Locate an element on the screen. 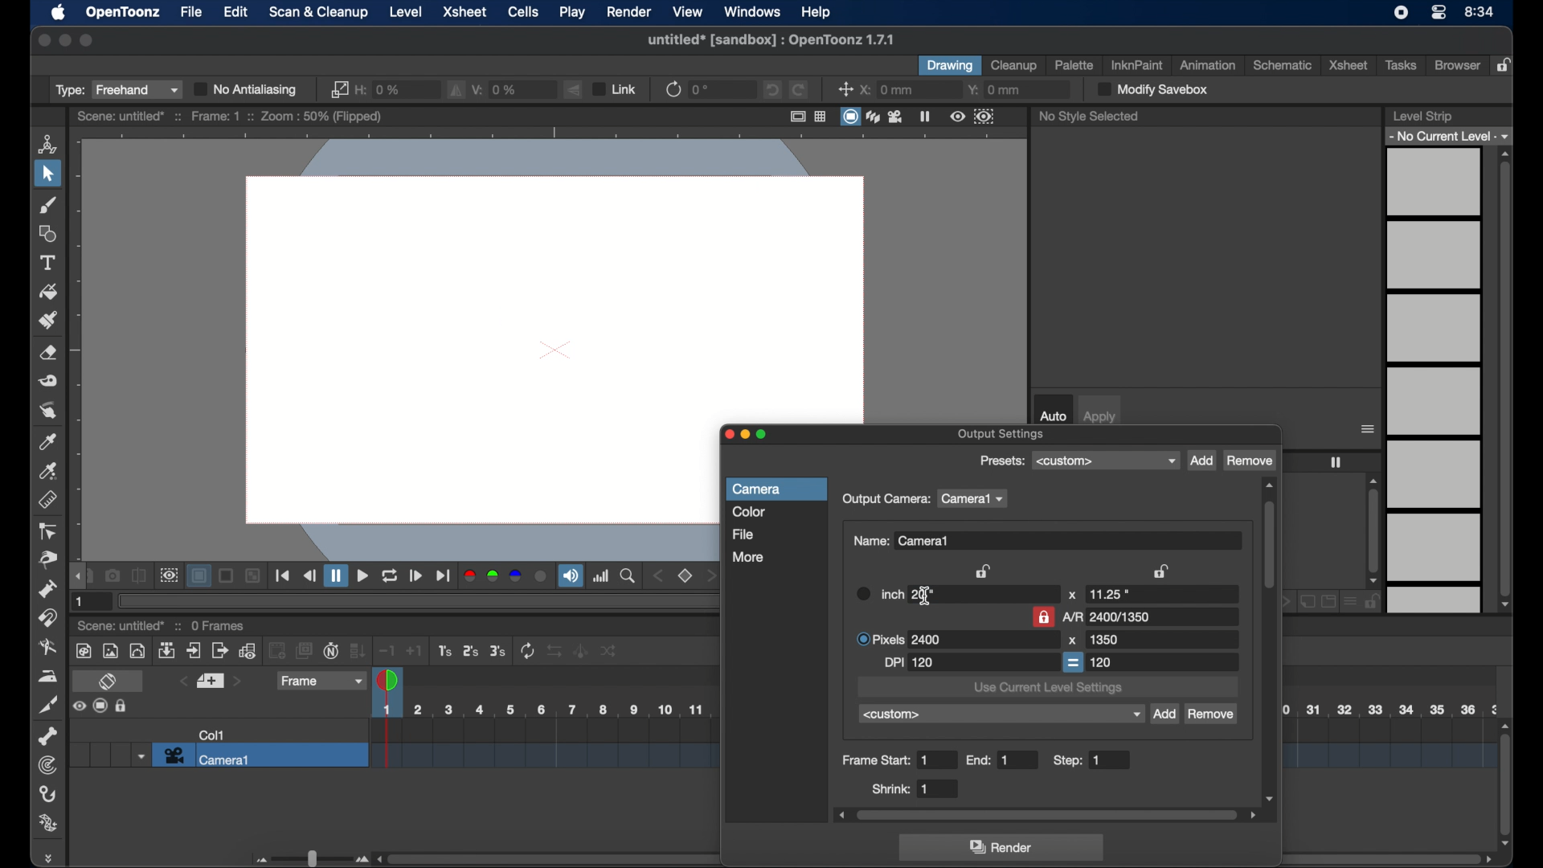  equal to is located at coordinates (1074, 662).